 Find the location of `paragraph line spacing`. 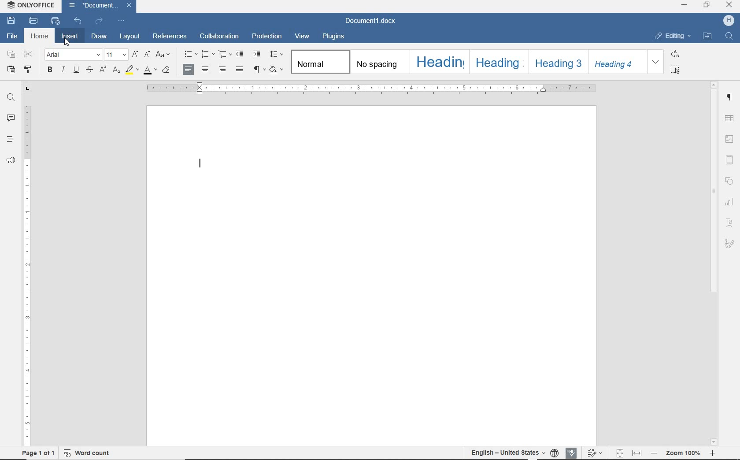

paragraph line spacing is located at coordinates (277, 54).